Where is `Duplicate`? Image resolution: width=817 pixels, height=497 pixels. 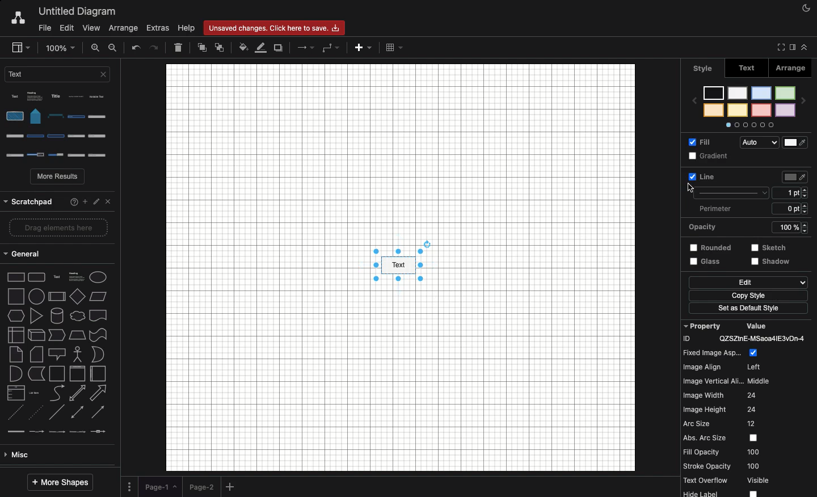 Duplicate is located at coordinates (279, 48).